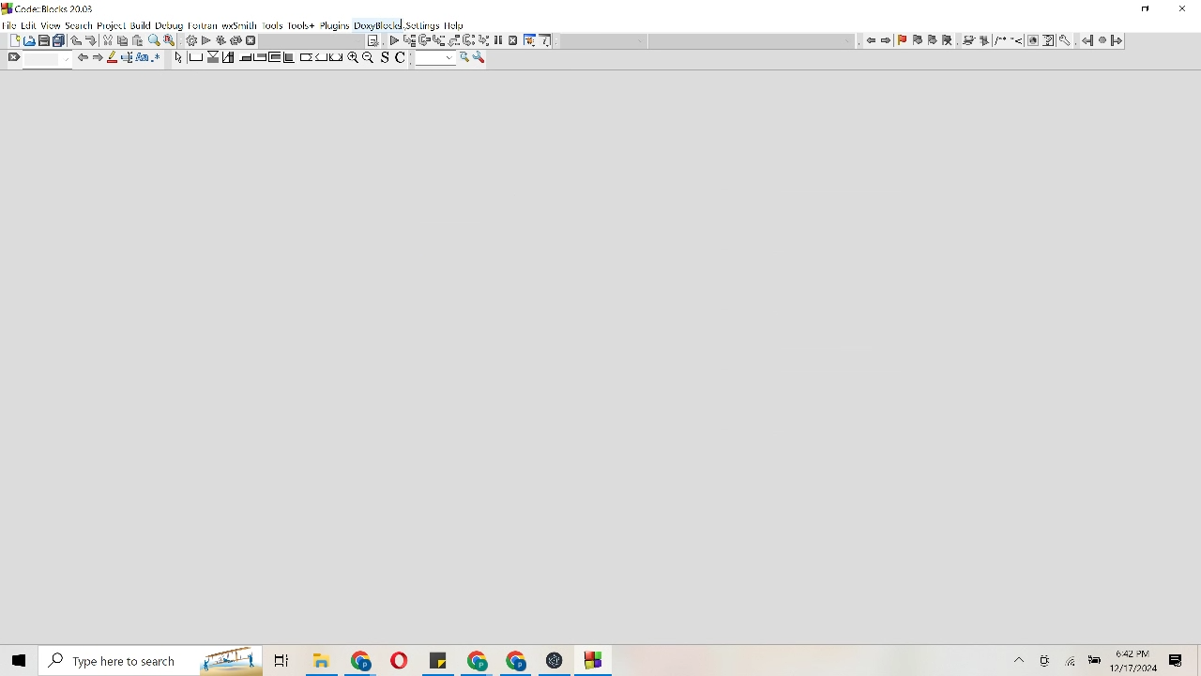 The width and height of the screenshot is (1201, 676). Describe the element at coordinates (529, 40) in the screenshot. I see `Tools` at that location.